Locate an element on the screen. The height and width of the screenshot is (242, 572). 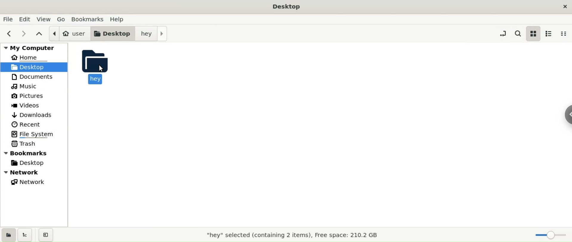
previous is located at coordinates (10, 34).